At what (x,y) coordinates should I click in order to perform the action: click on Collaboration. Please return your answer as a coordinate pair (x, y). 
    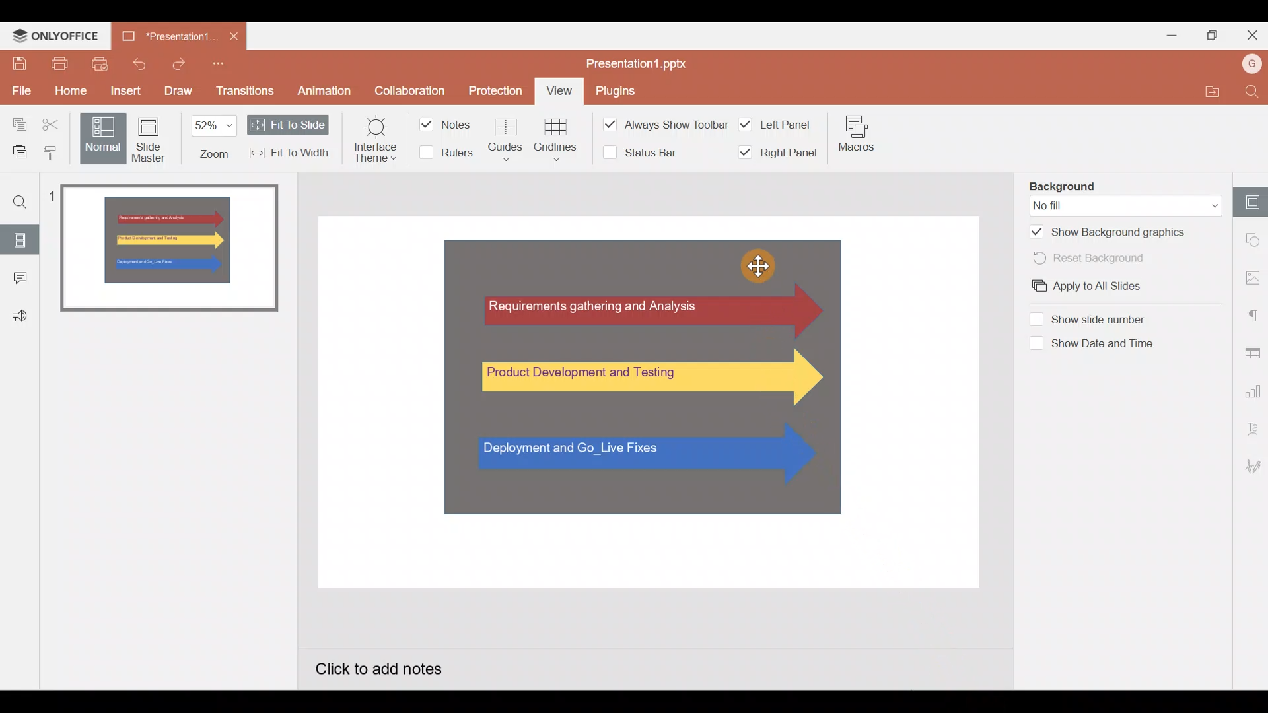
    Looking at the image, I should click on (409, 88).